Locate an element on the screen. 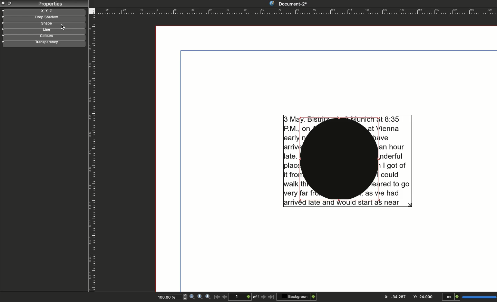 The width and height of the screenshot is (497, 302). Ruler is located at coordinates (297, 11).